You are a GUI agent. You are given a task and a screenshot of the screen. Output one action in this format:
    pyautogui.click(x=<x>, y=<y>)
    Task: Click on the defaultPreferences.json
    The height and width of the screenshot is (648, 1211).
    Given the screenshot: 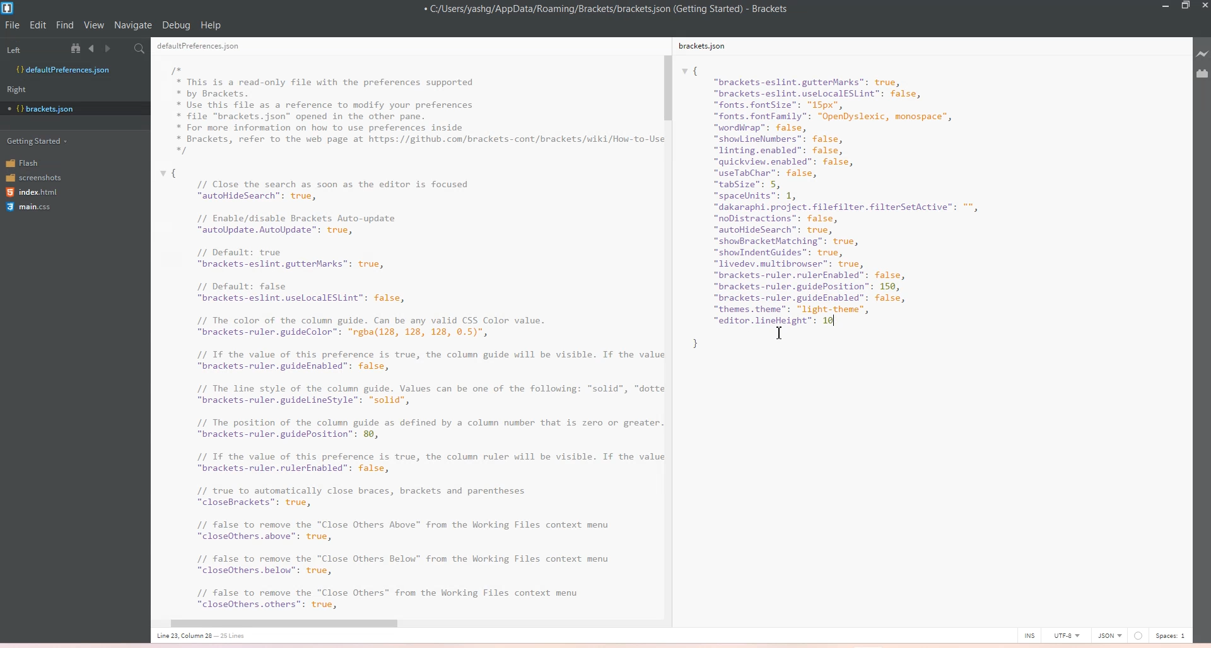 What is the action you would take?
    pyautogui.click(x=201, y=47)
    